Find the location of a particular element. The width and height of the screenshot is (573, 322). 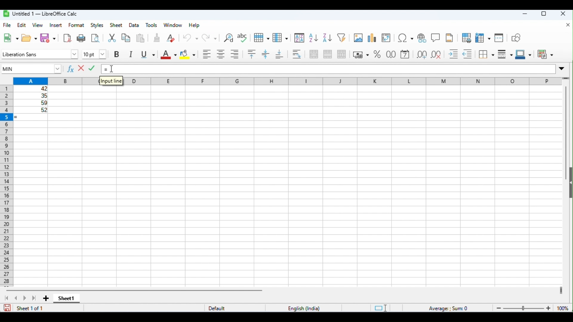

insert hyperlink is located at coordinates (422, 38).